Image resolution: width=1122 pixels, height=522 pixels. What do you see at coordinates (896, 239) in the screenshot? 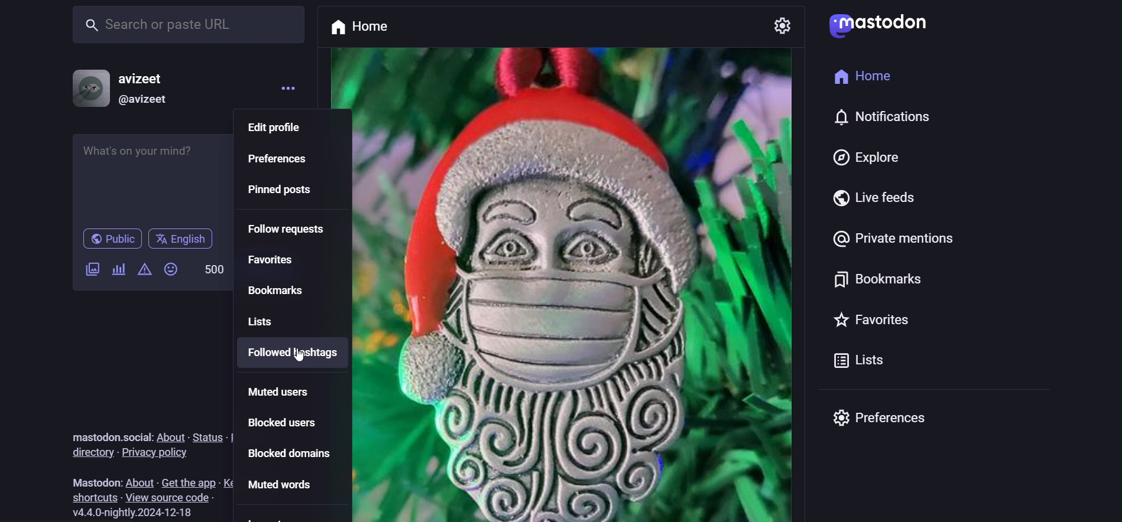
I see `private mentions` at bounding box center [896, 239].